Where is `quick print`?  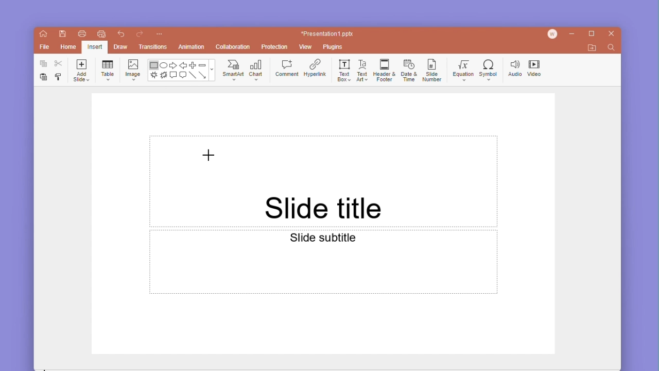 quick print is located at coordinates (100, 34).